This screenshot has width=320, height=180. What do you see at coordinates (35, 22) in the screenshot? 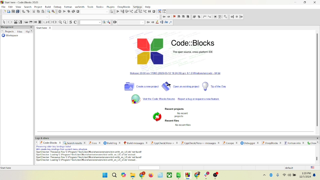
I see `counting loop` at bounding box center [35, 22].